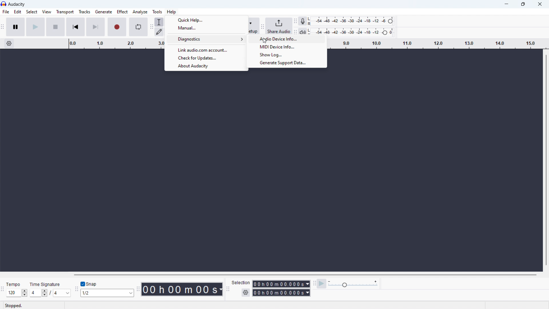 This screenshot has width=549, height=309. I want to click on draw tool, so click(159, 32).